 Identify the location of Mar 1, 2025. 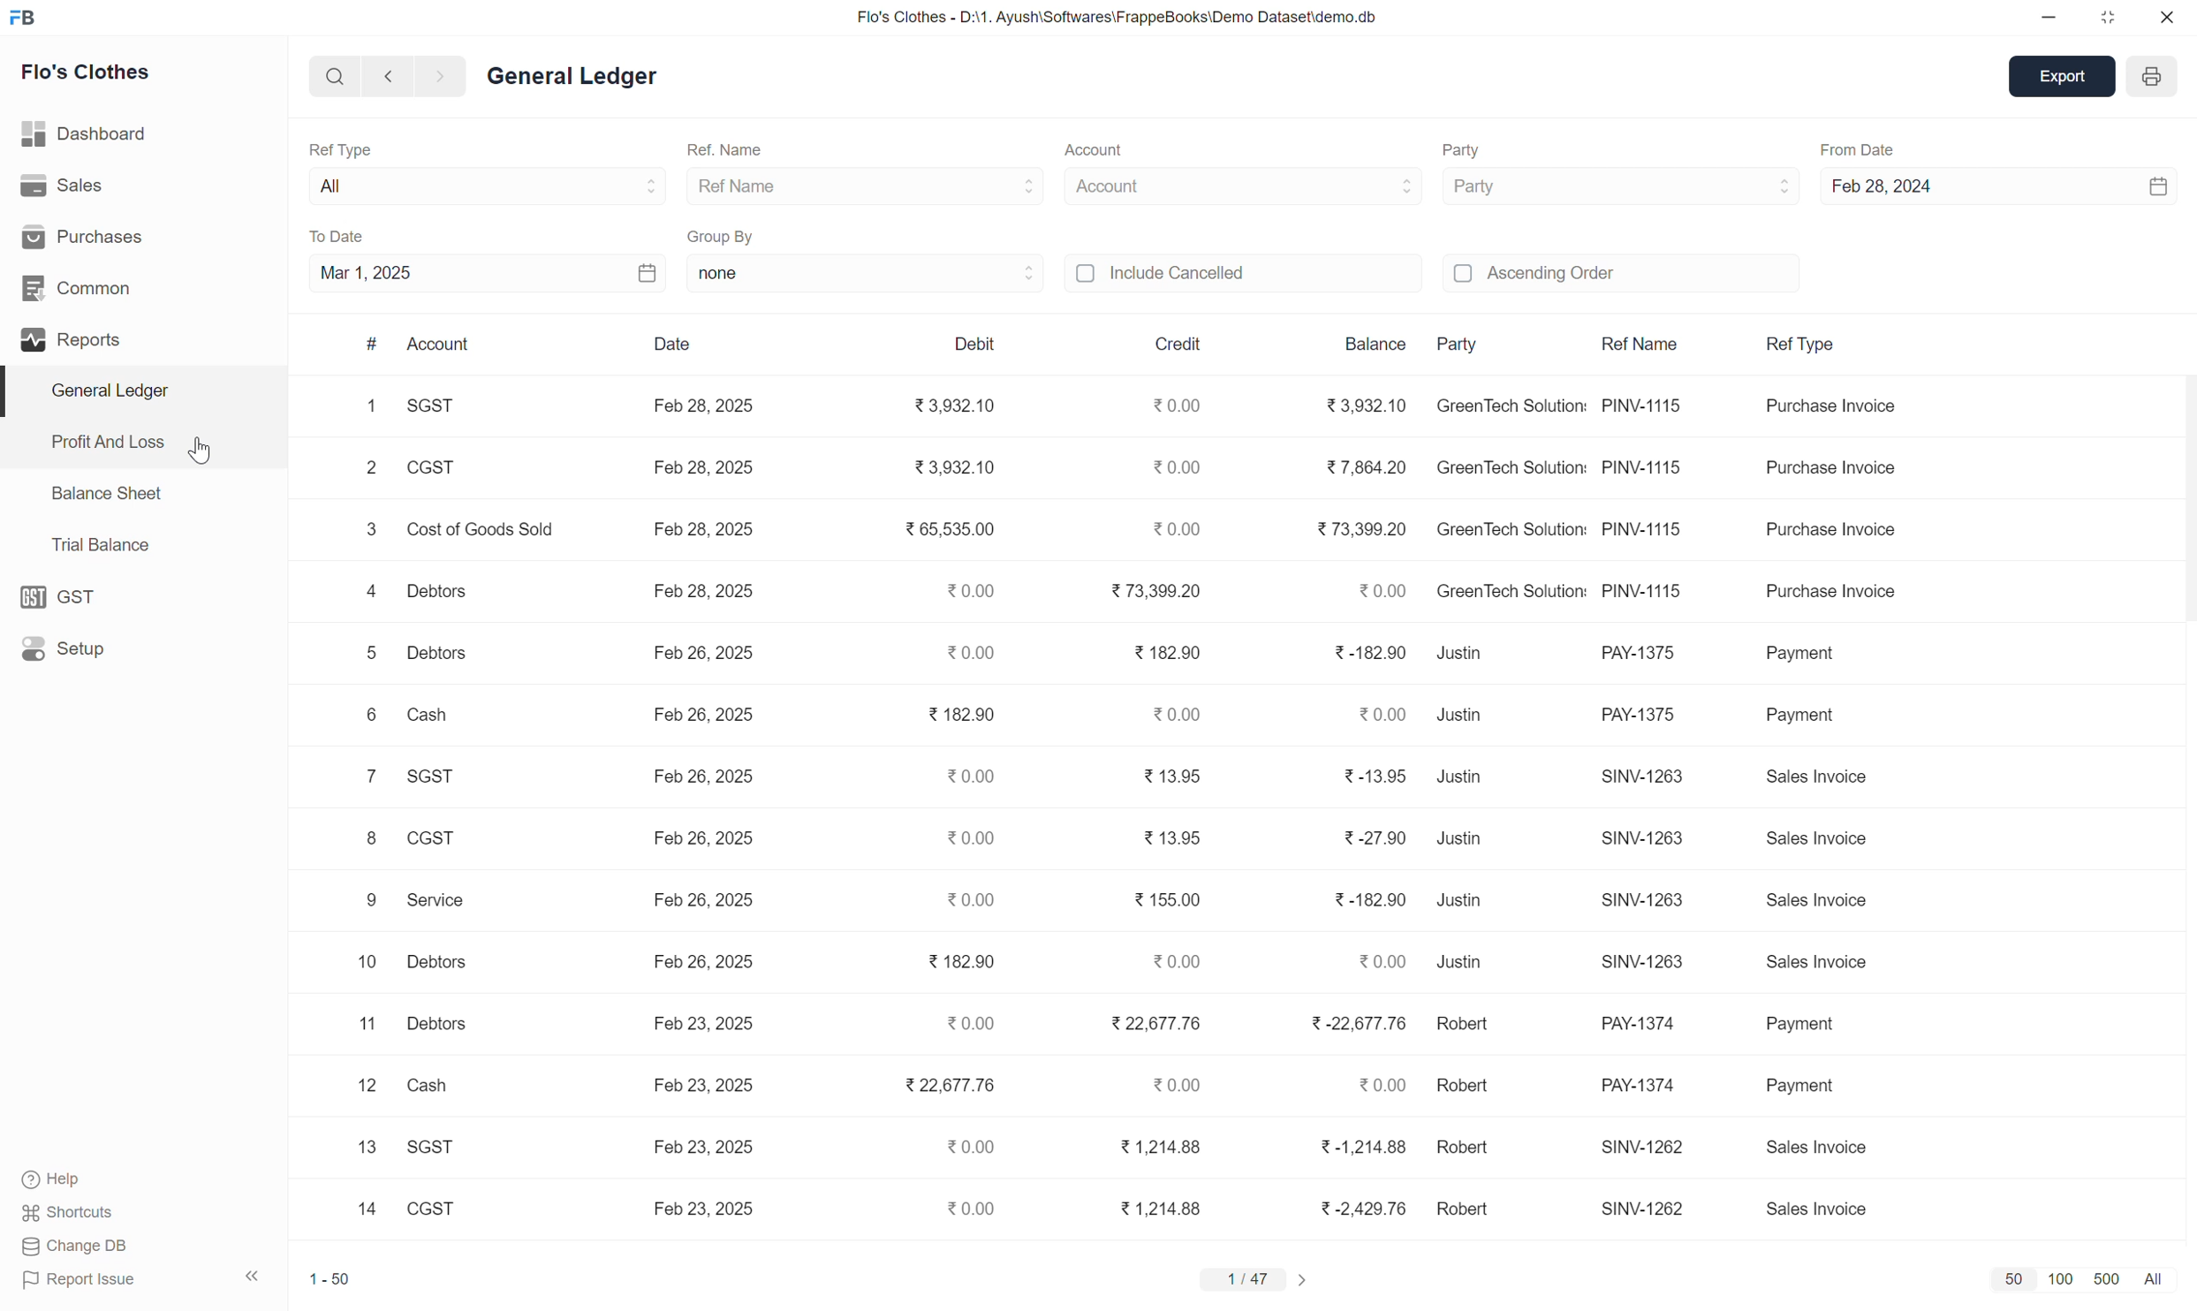
(396, 277).